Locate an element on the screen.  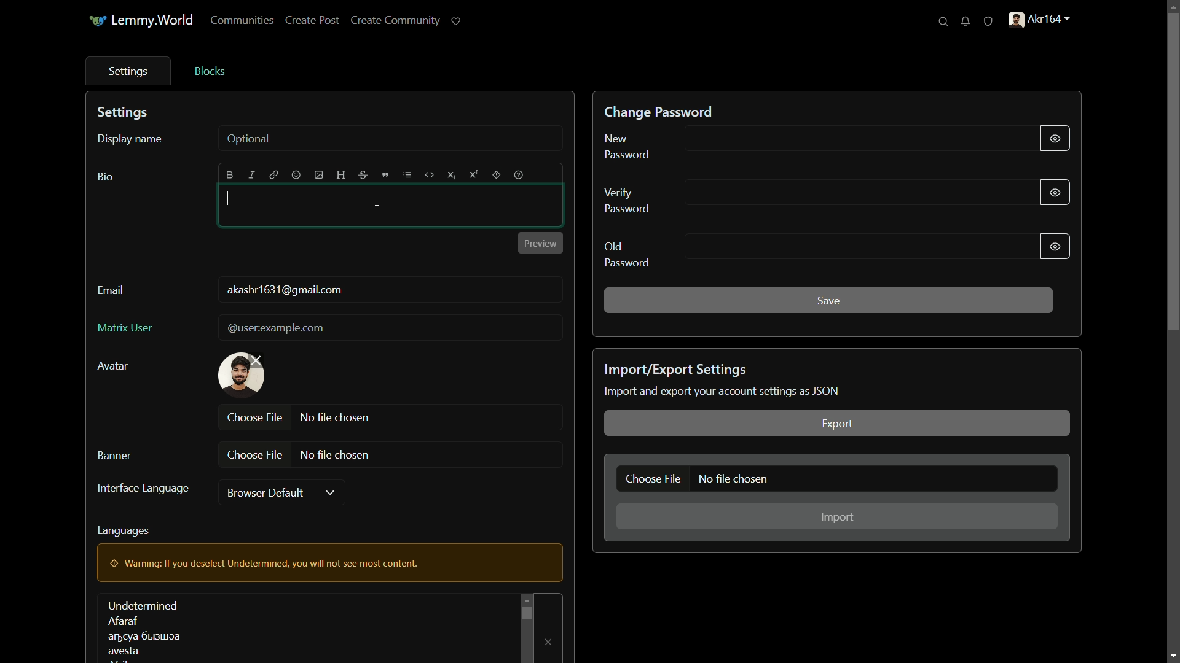
subscript is located at coordinates (451, 176).